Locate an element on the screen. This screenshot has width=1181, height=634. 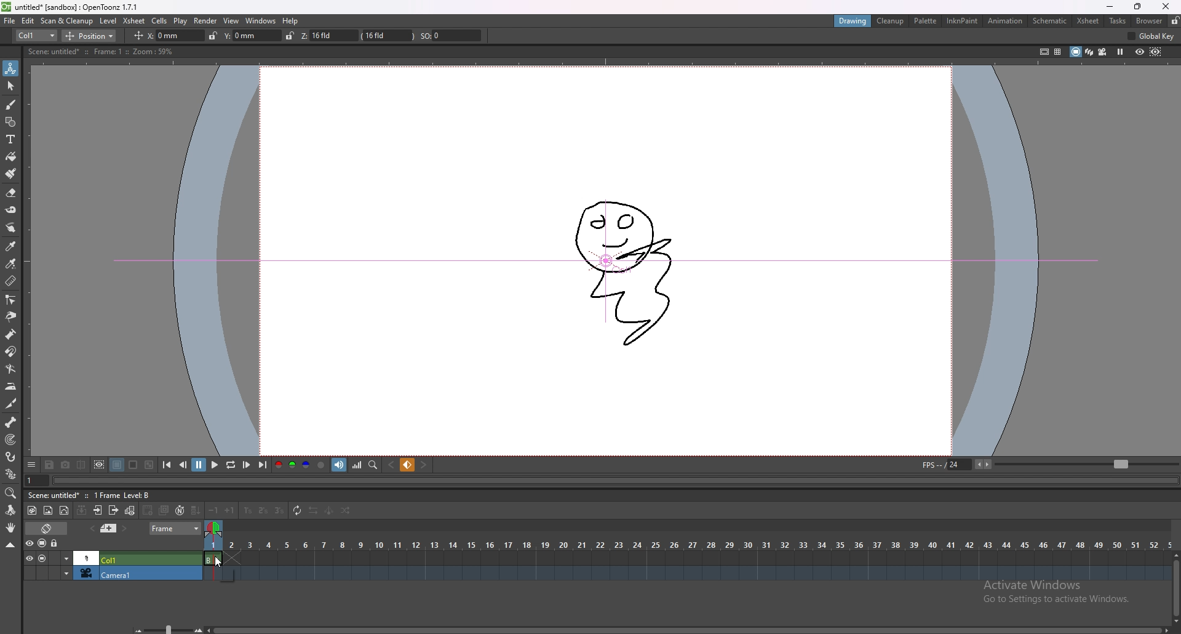
selection is located at coordinates (11, 86).